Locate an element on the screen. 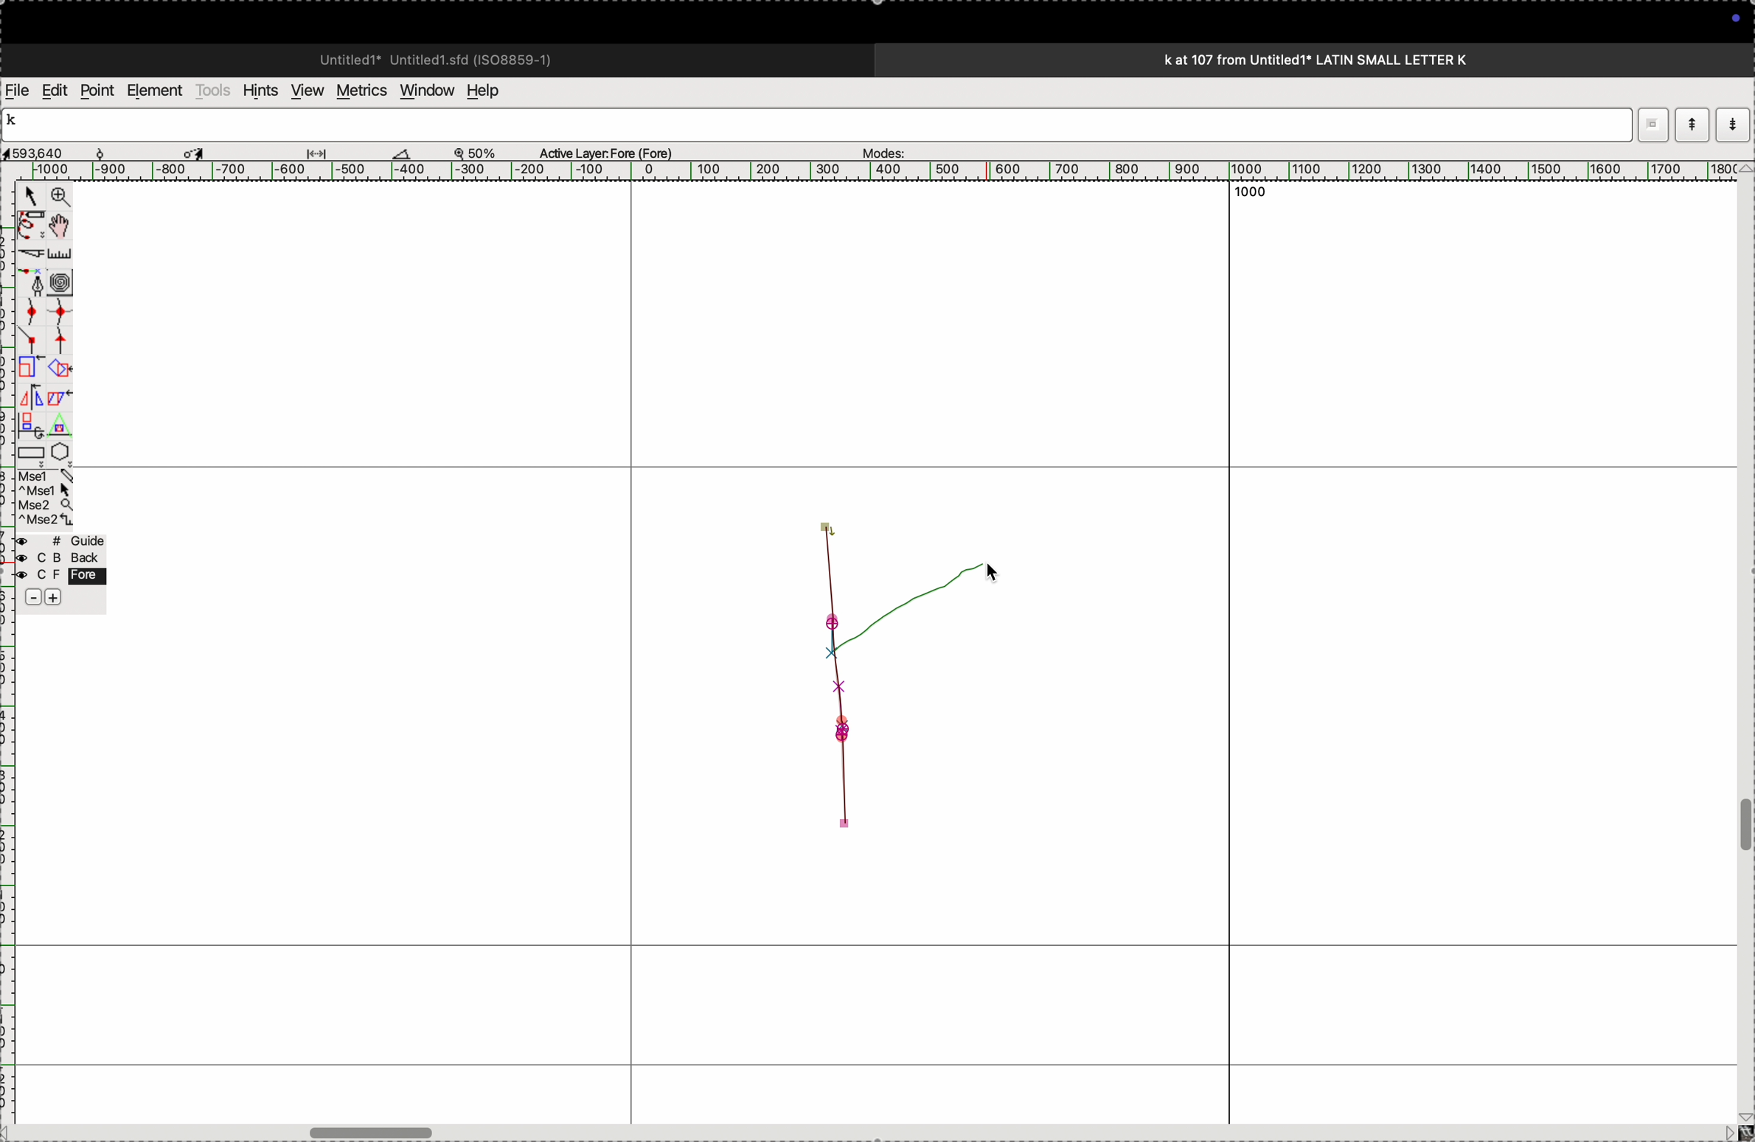 Image resolution: width=1755 pixels, height=1142 pixels. cursor is located at coordinates (30, 198).